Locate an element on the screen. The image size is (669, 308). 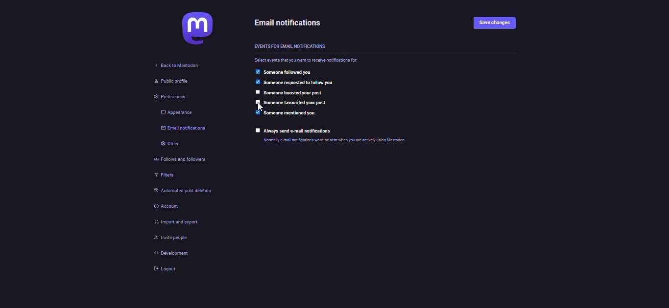
someone favorited your post is located at coordinates (297, 103).